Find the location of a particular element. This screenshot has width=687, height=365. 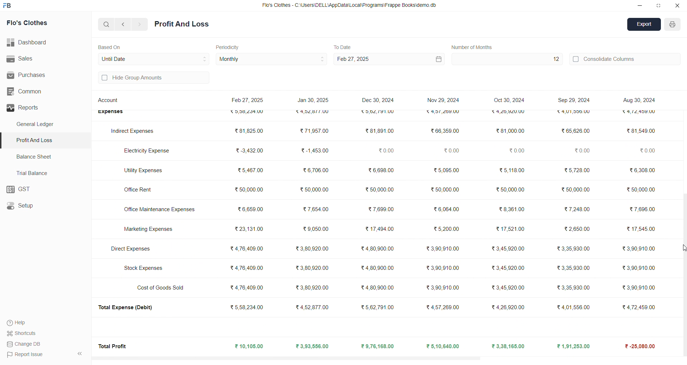

₹3,90,910.00 is located at coordinates (444, 268).